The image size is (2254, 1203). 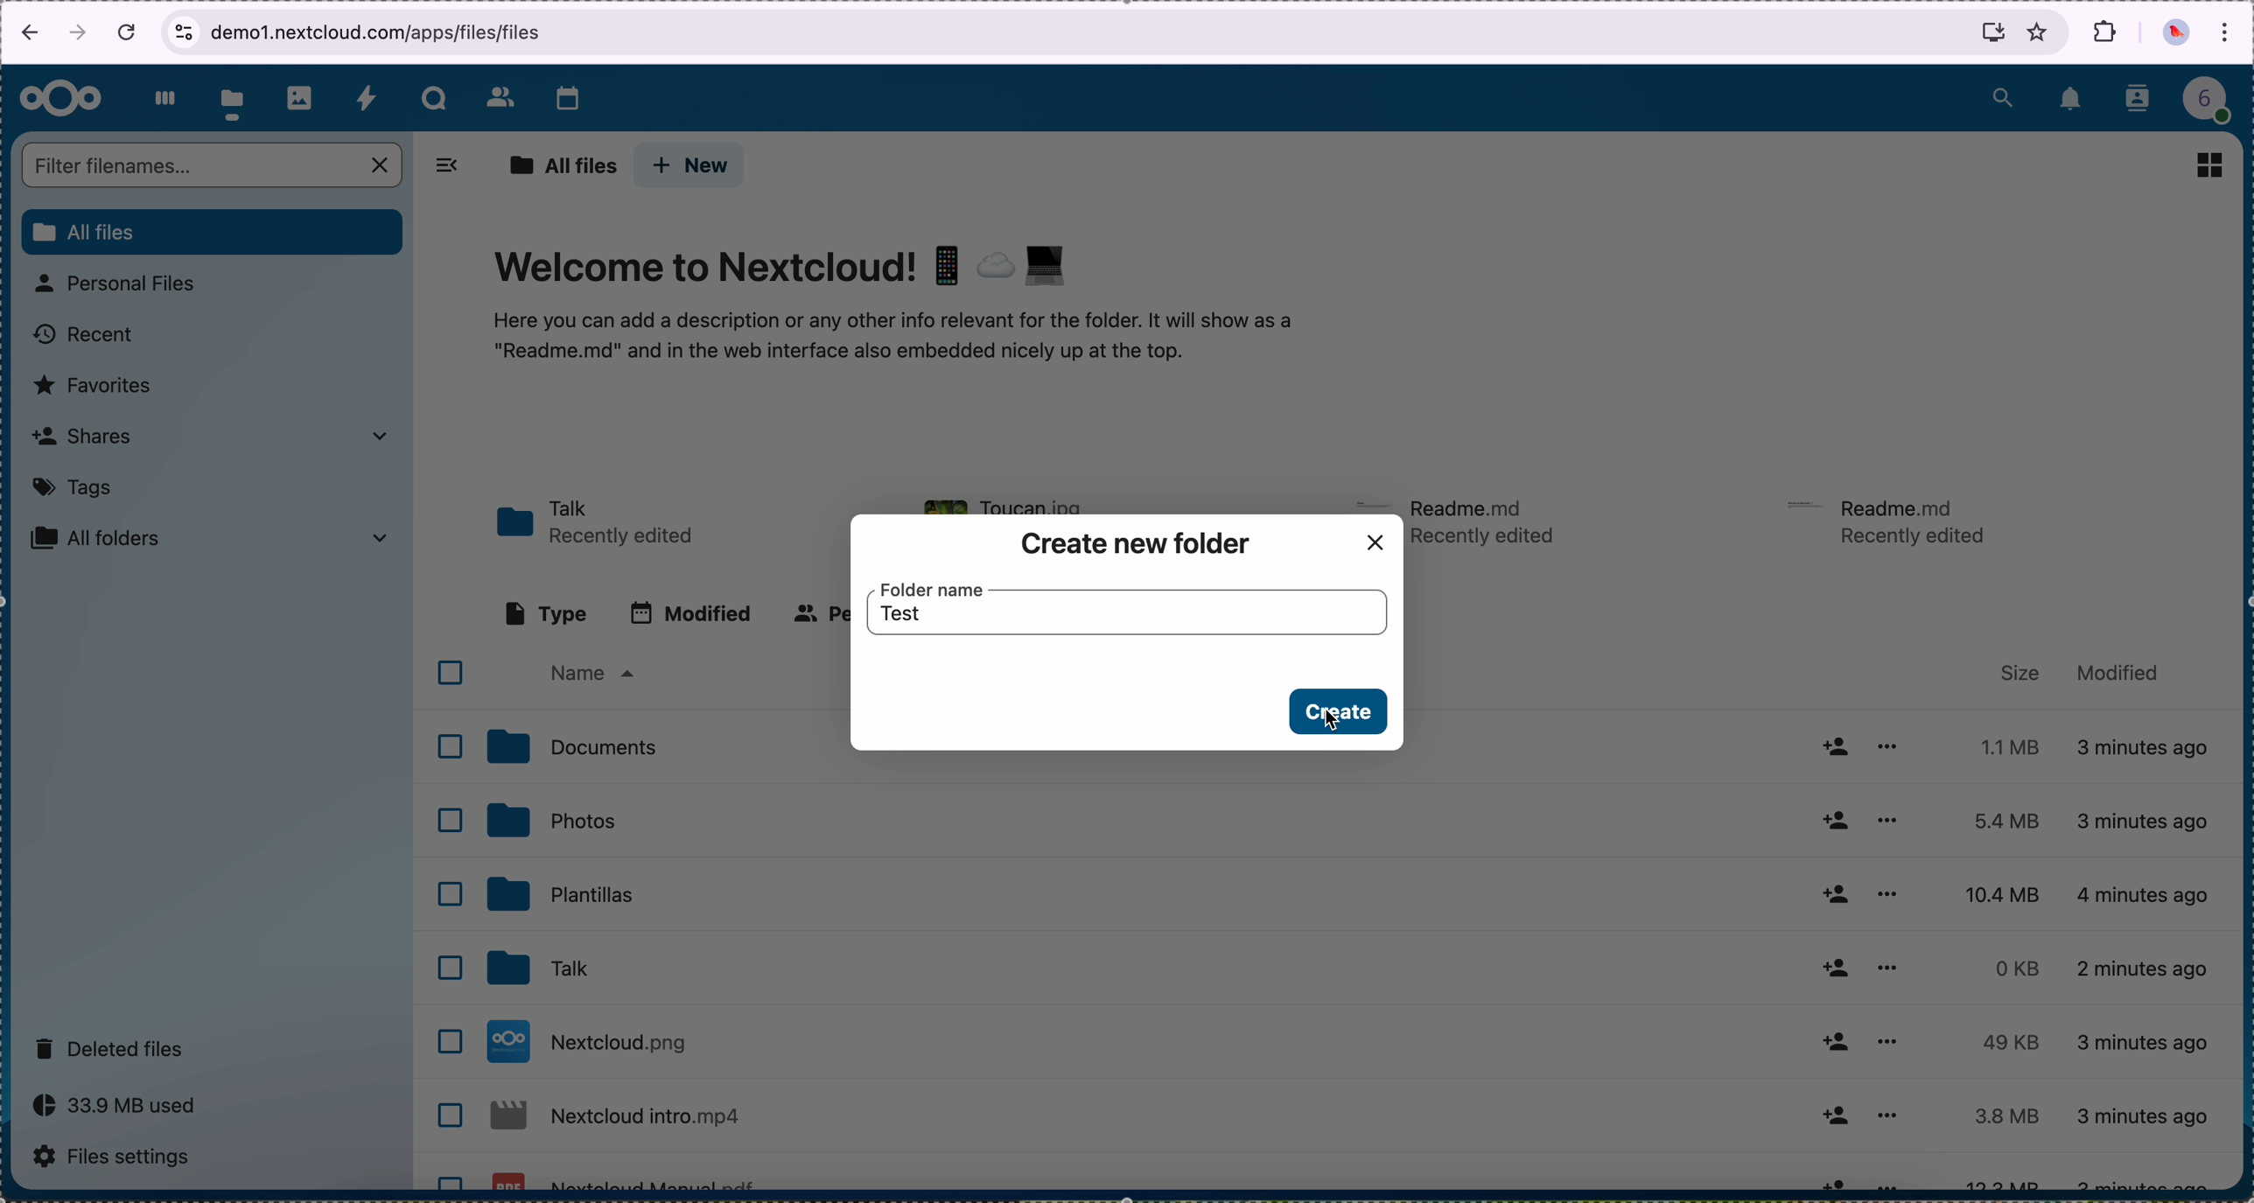 What do you see at coordinates (2072, 101) in the screenshot?
I see `notifications` at bounding box center [2072, 101].